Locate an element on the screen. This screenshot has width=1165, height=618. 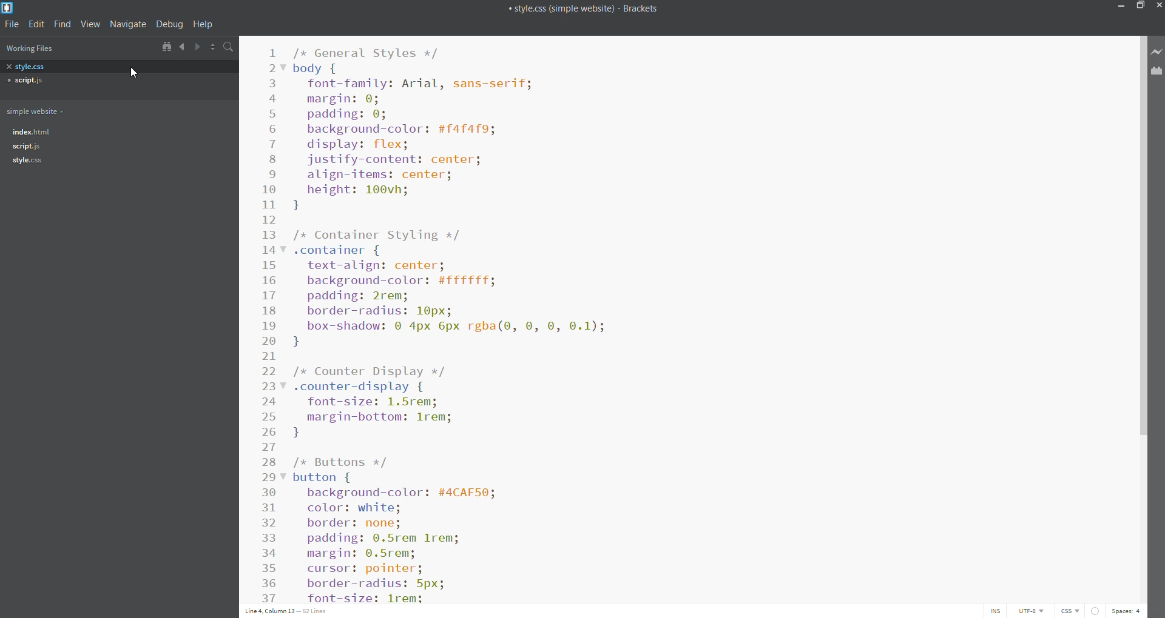
close is located at coordinates (1158, 7).